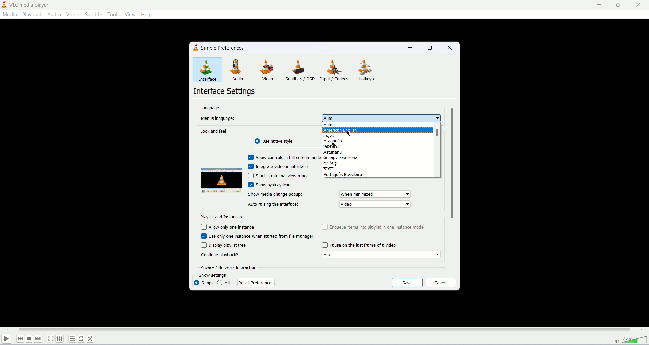  Describe the element at coordinates (221, 182) in the screenshot. I see `preview` at that location.